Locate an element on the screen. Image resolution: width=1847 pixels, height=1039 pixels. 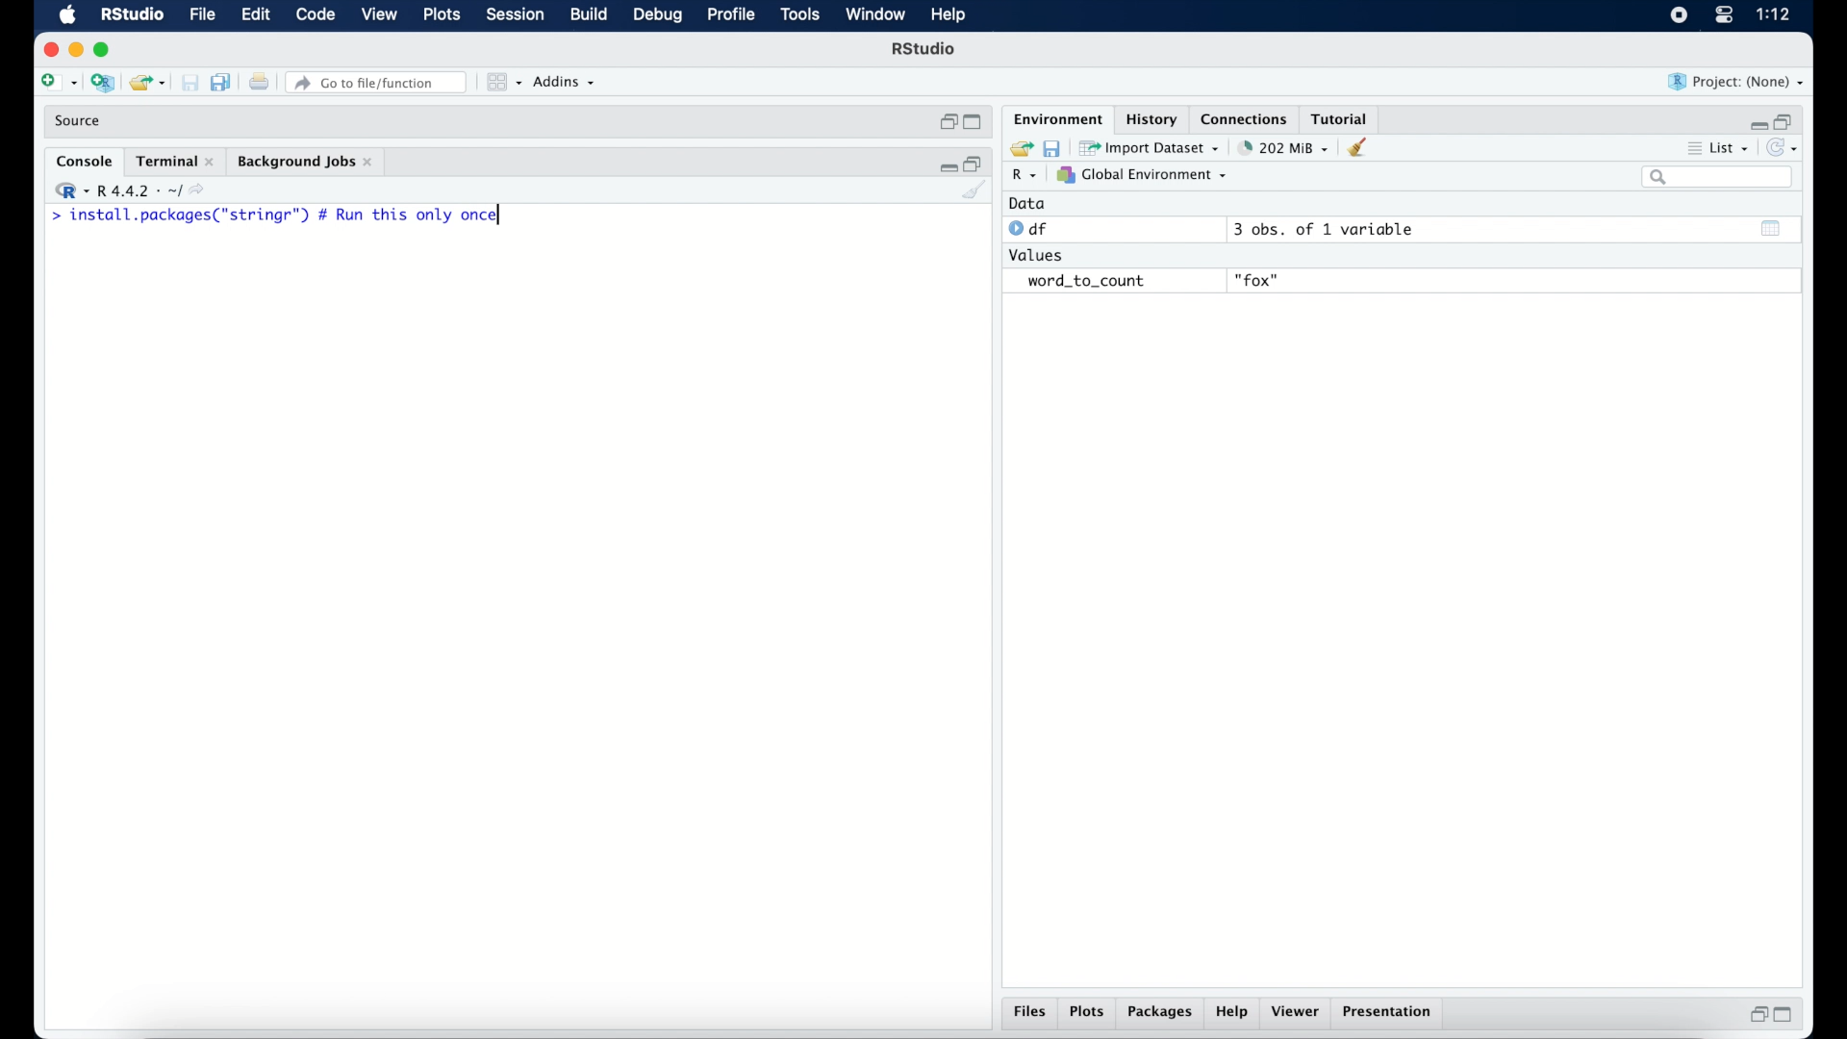
search bar is located at coordinates (1720, 177).